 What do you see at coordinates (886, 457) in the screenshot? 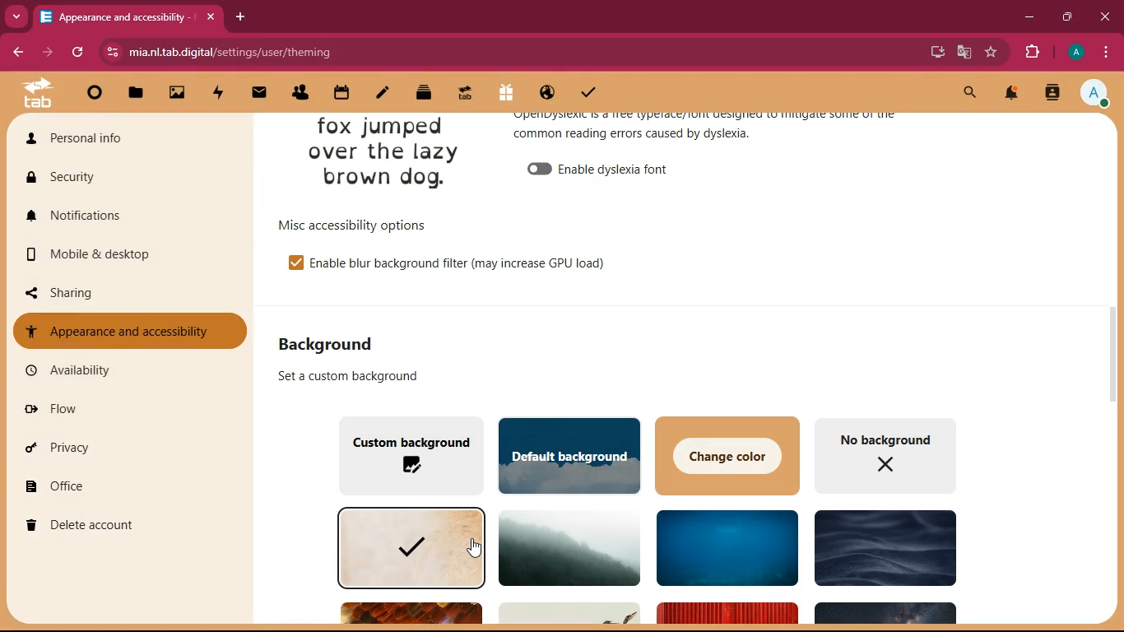
I see `no` at bounding box center [886, 457].